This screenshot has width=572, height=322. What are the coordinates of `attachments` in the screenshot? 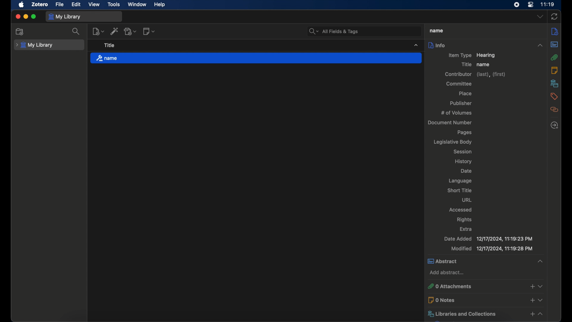 It's located at (554, 57).